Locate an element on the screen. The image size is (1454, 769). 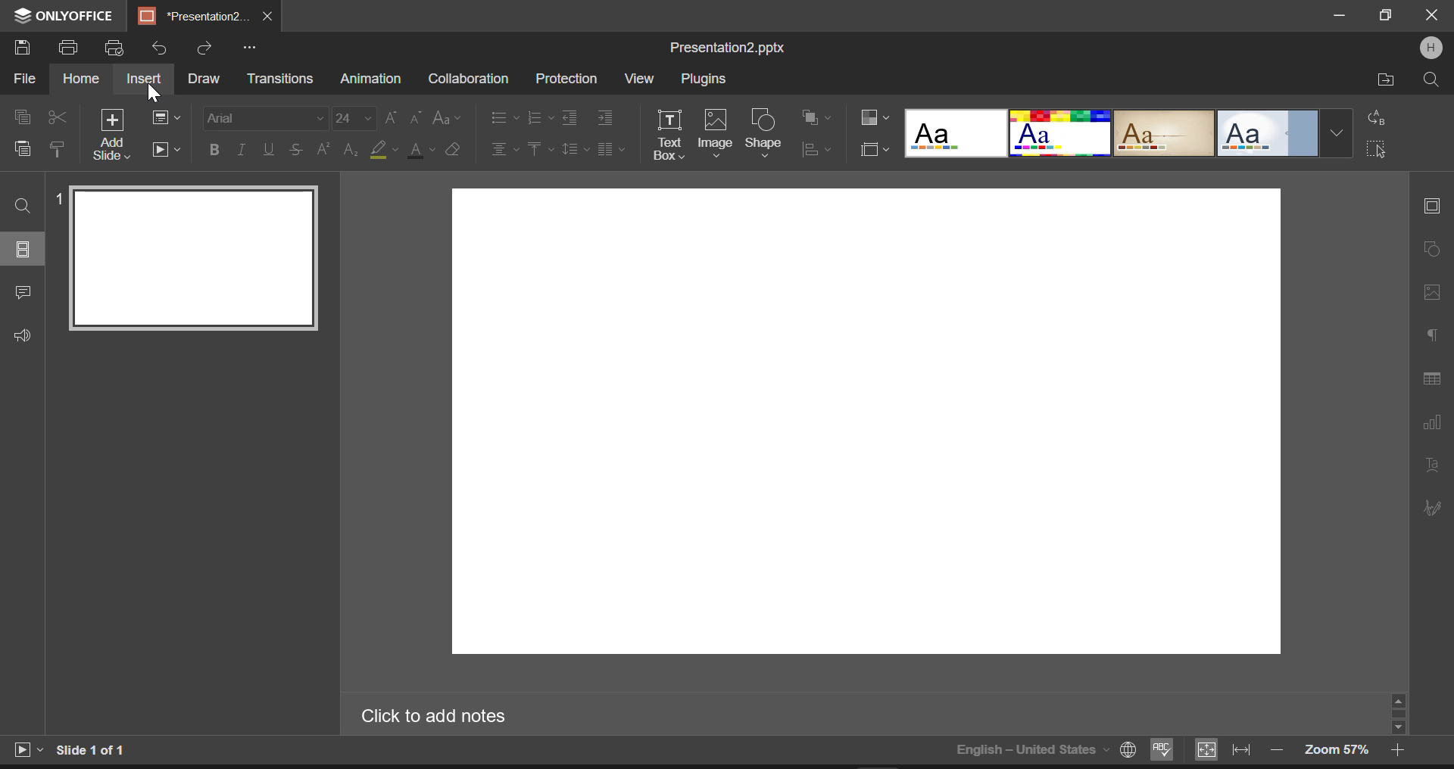
Open file Location is located at coordinates (1387, 79).